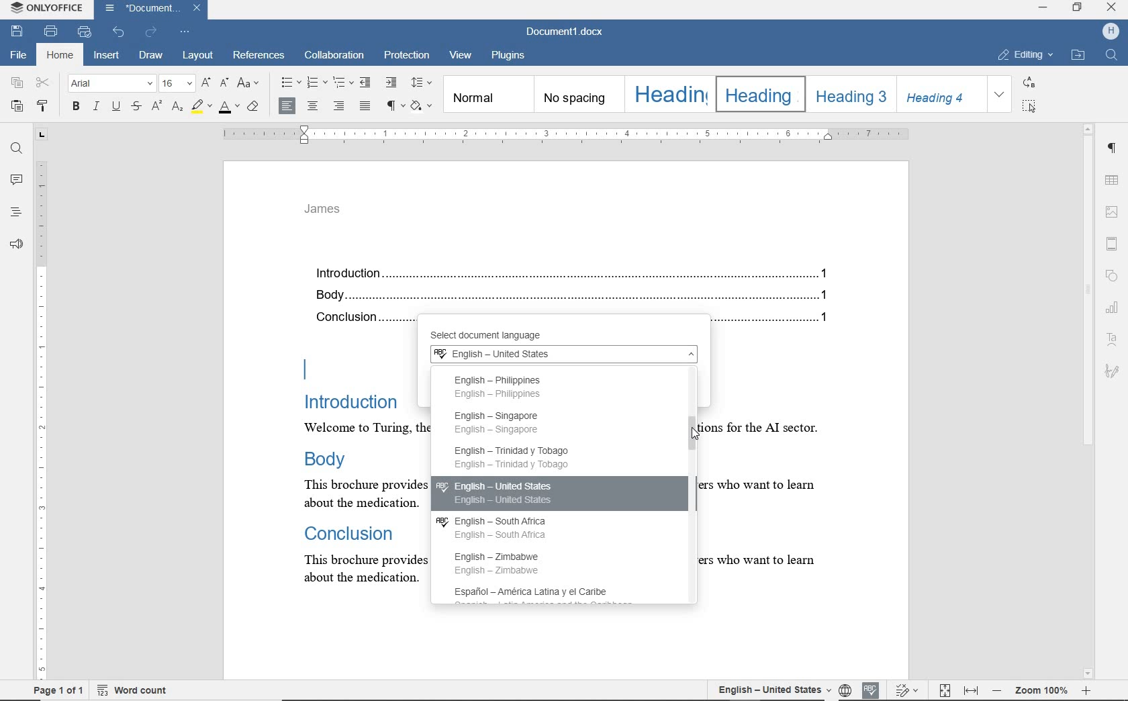 The width and height of the screenshot is (1128, 701). Describe the element at coordinates (205, 83) in the screenshot. I see `increment font size` at that location.